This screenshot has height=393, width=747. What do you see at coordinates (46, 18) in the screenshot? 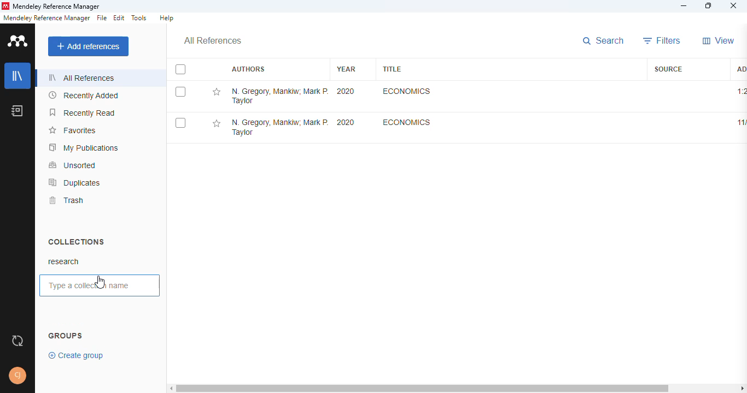
I see `mendeley reference manager` at bounding box center [46, 18].